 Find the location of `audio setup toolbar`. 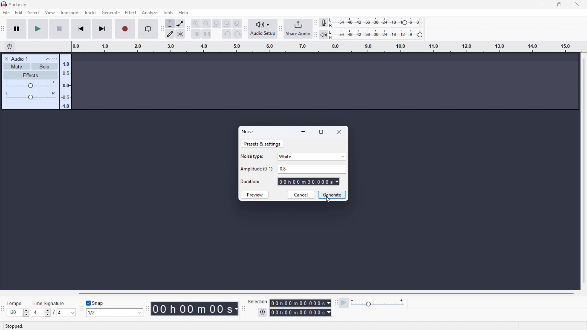

audio setup toolbar is located at coordinates (245, 28).